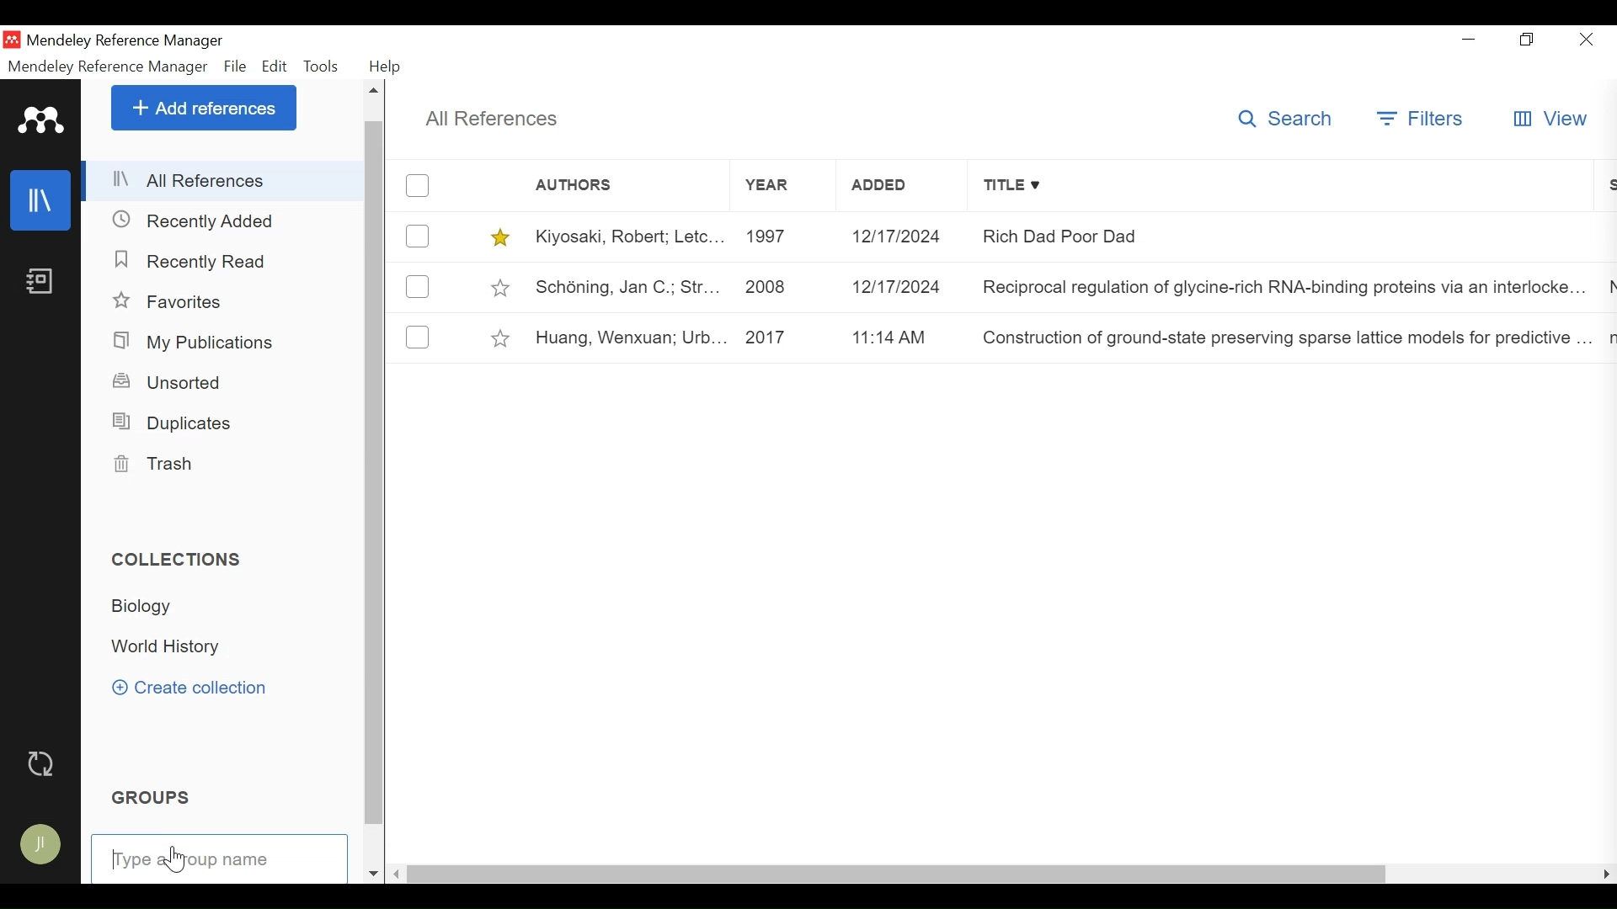 The image size is (1617, 909). I want to click on (un)select, so click(418, 338).